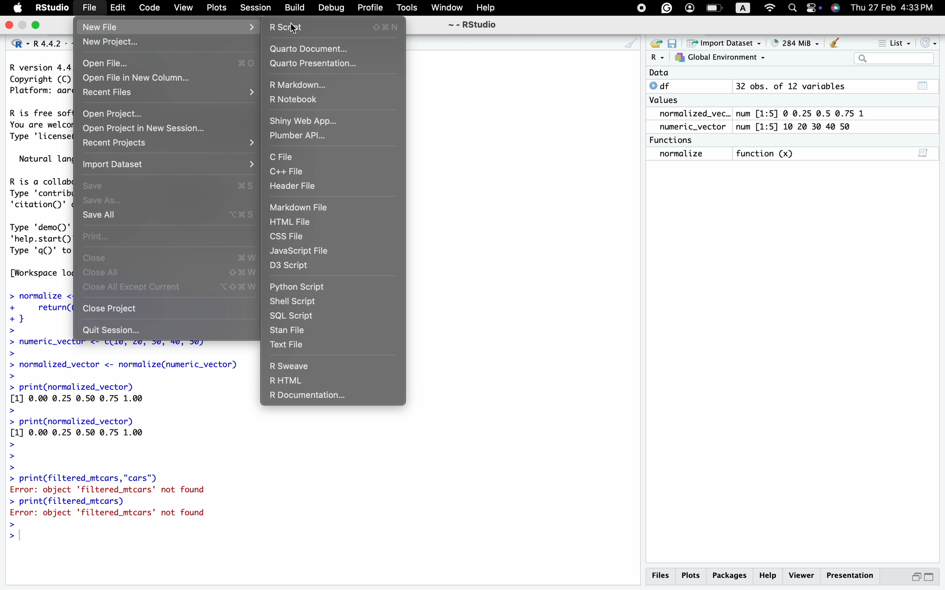 This screenshot has width=945, height=590. I want to click on Open File in New Column..., so click(138, 77).